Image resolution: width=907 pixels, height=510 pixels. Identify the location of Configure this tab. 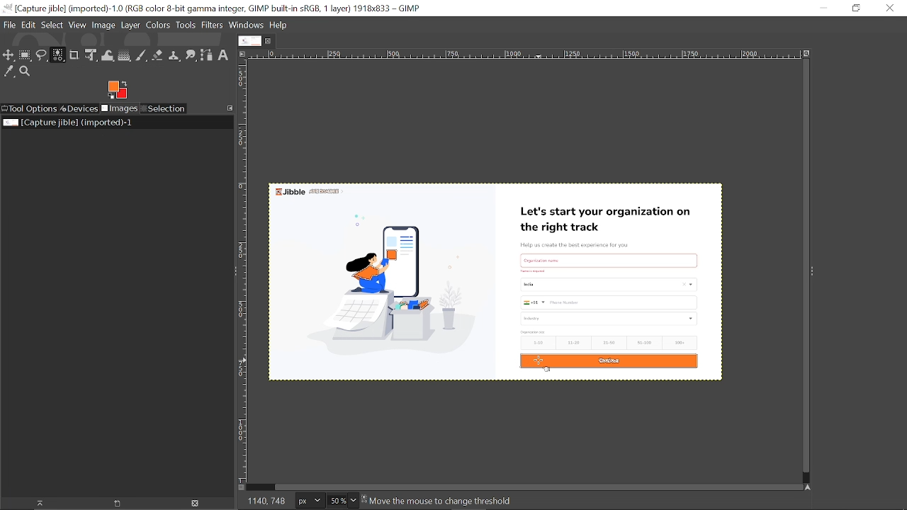
(230, 108).